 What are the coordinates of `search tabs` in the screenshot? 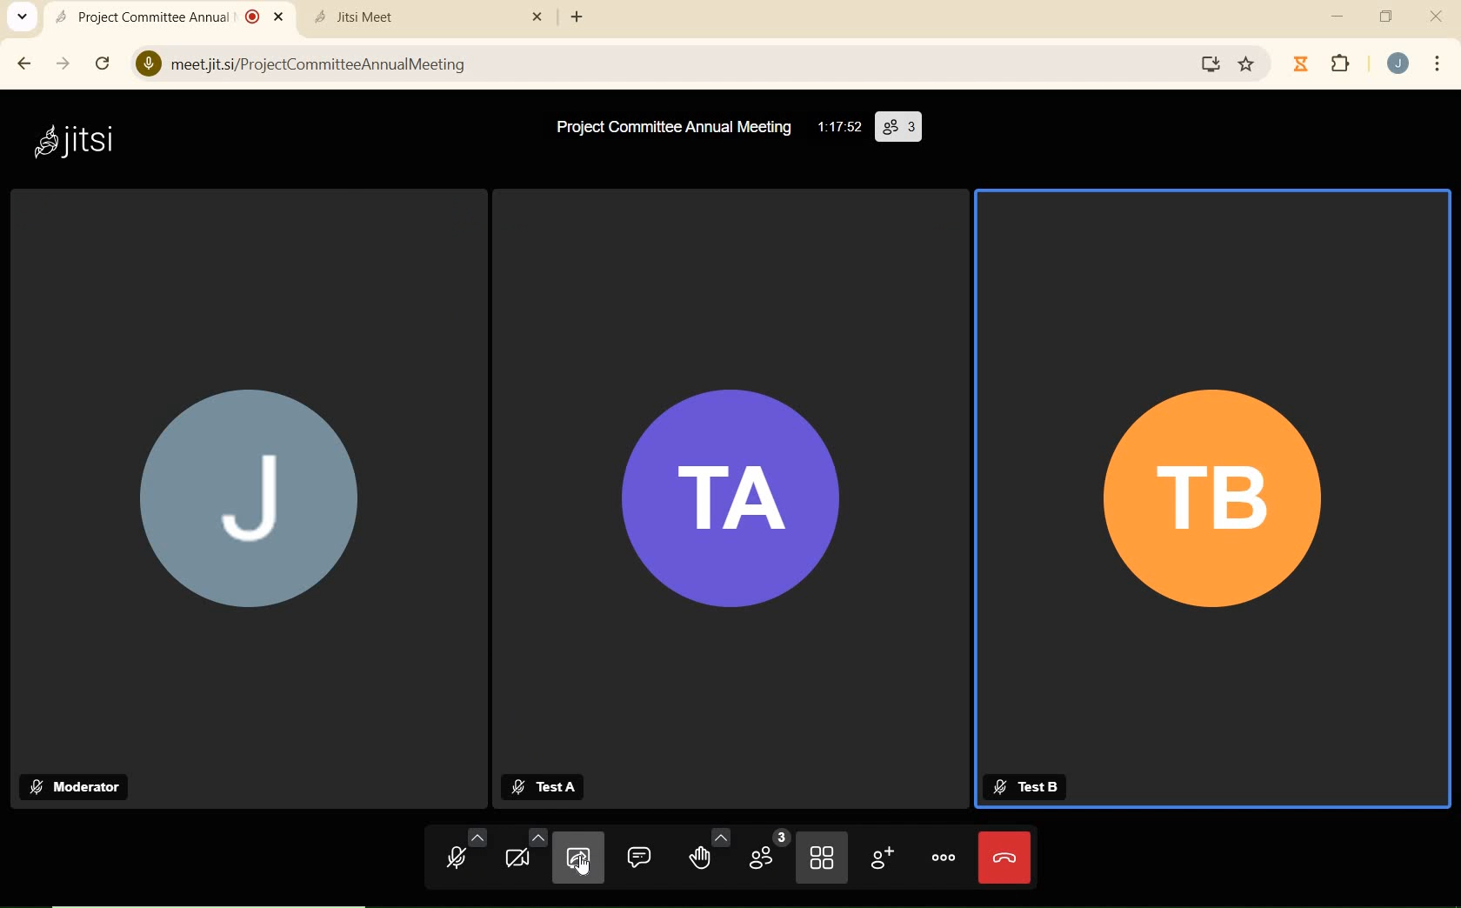 It's located at (24, 18).